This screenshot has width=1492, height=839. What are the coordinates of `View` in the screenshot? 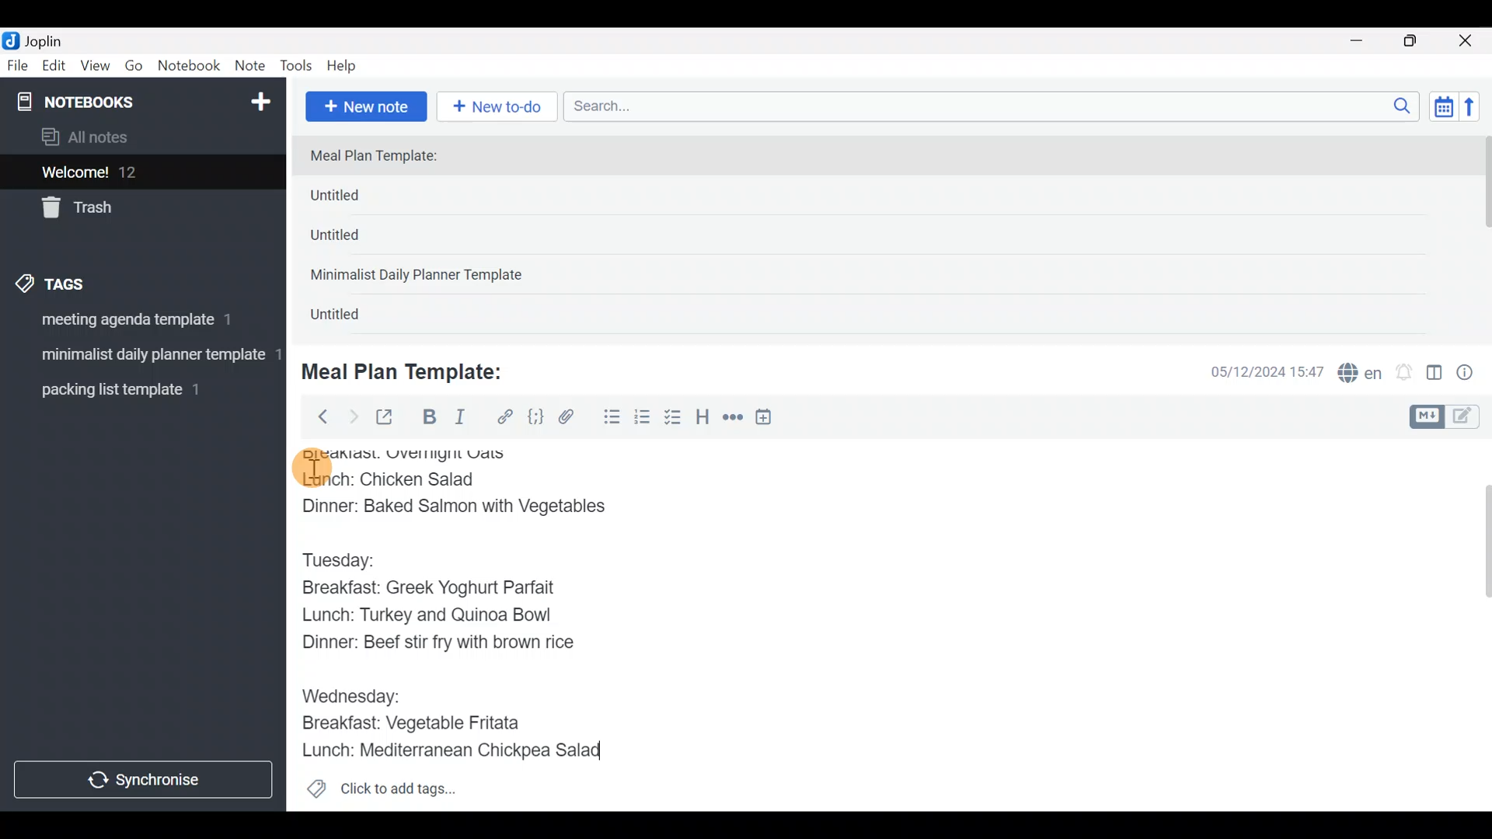 It's located at (95, 68).